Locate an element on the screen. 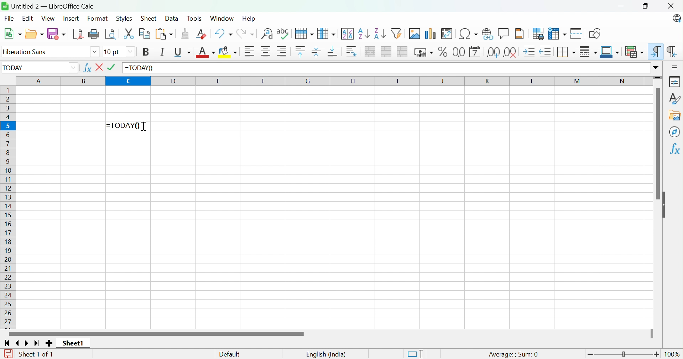 The image size is (683, 359). Format as date is located at coordinates (475, 52).